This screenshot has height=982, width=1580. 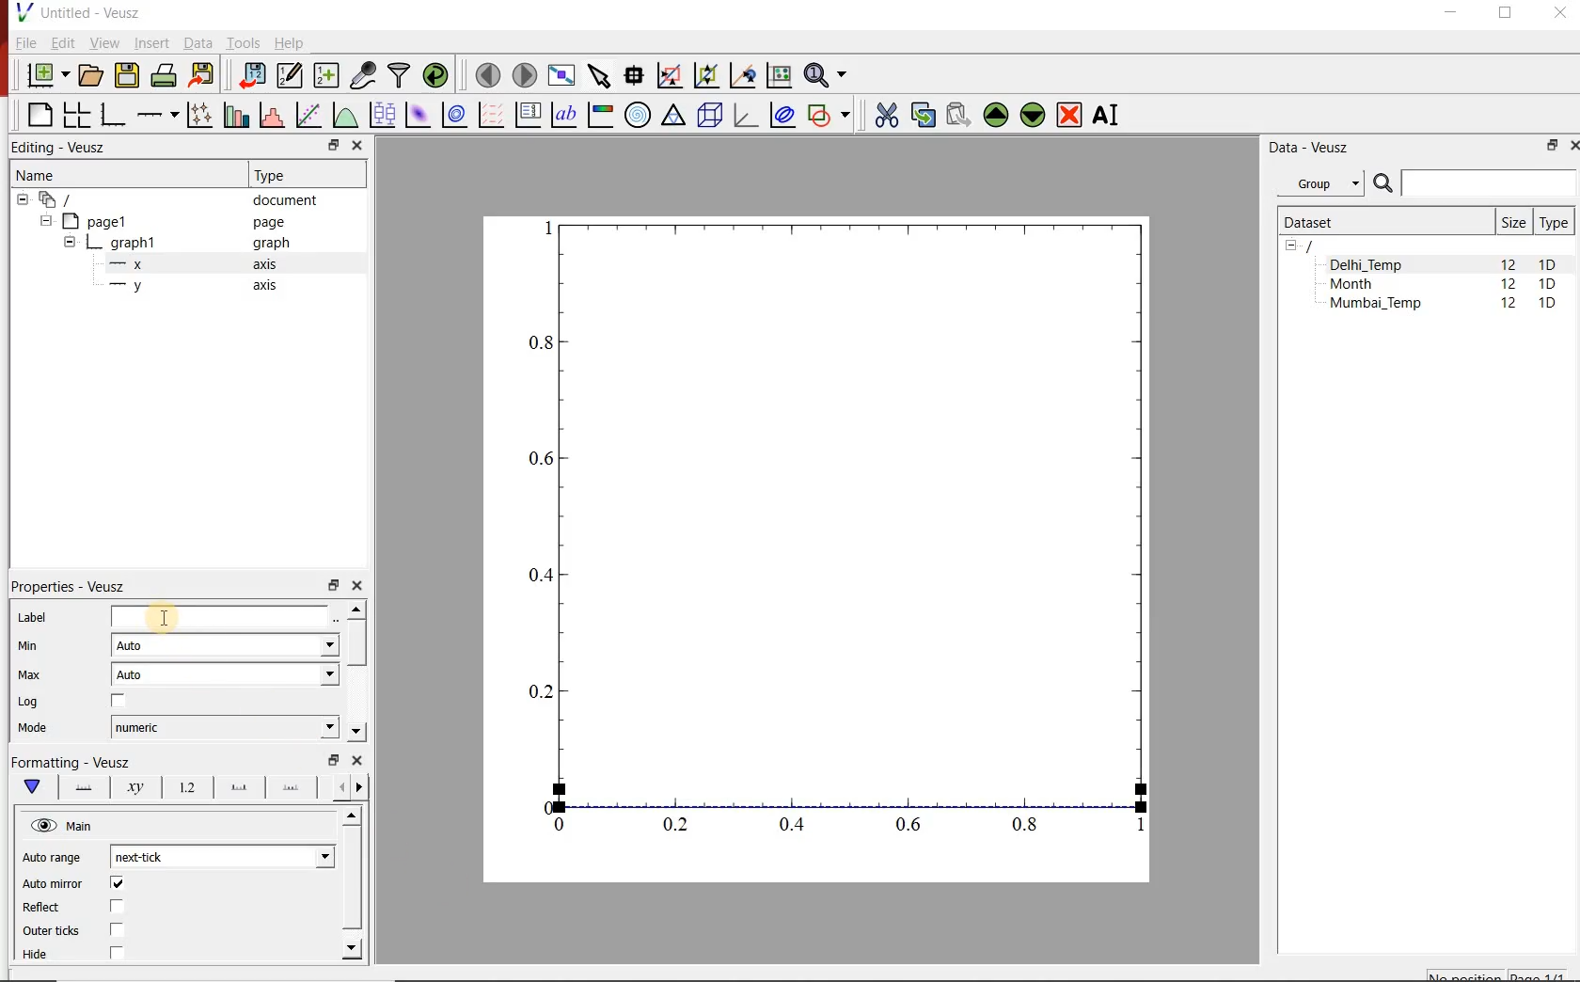 I want to click on move the selected widget up, so click(x=995, y=115).